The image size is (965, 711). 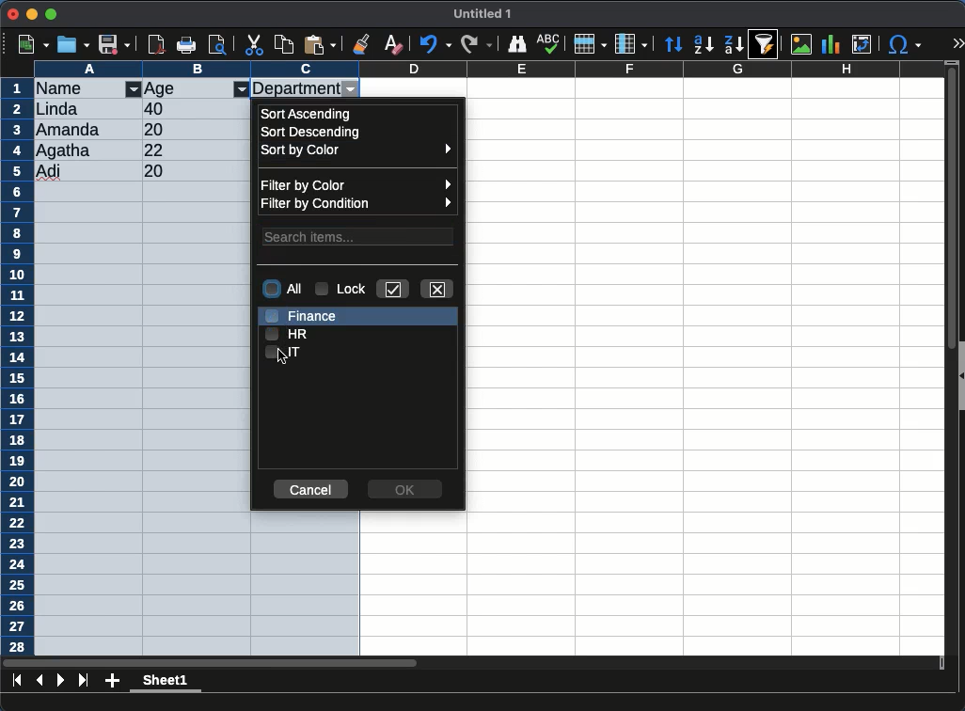 What do you see at coordinates (134, 90) in the screenshot?
I see `filter` at bounding box center [134, 90].